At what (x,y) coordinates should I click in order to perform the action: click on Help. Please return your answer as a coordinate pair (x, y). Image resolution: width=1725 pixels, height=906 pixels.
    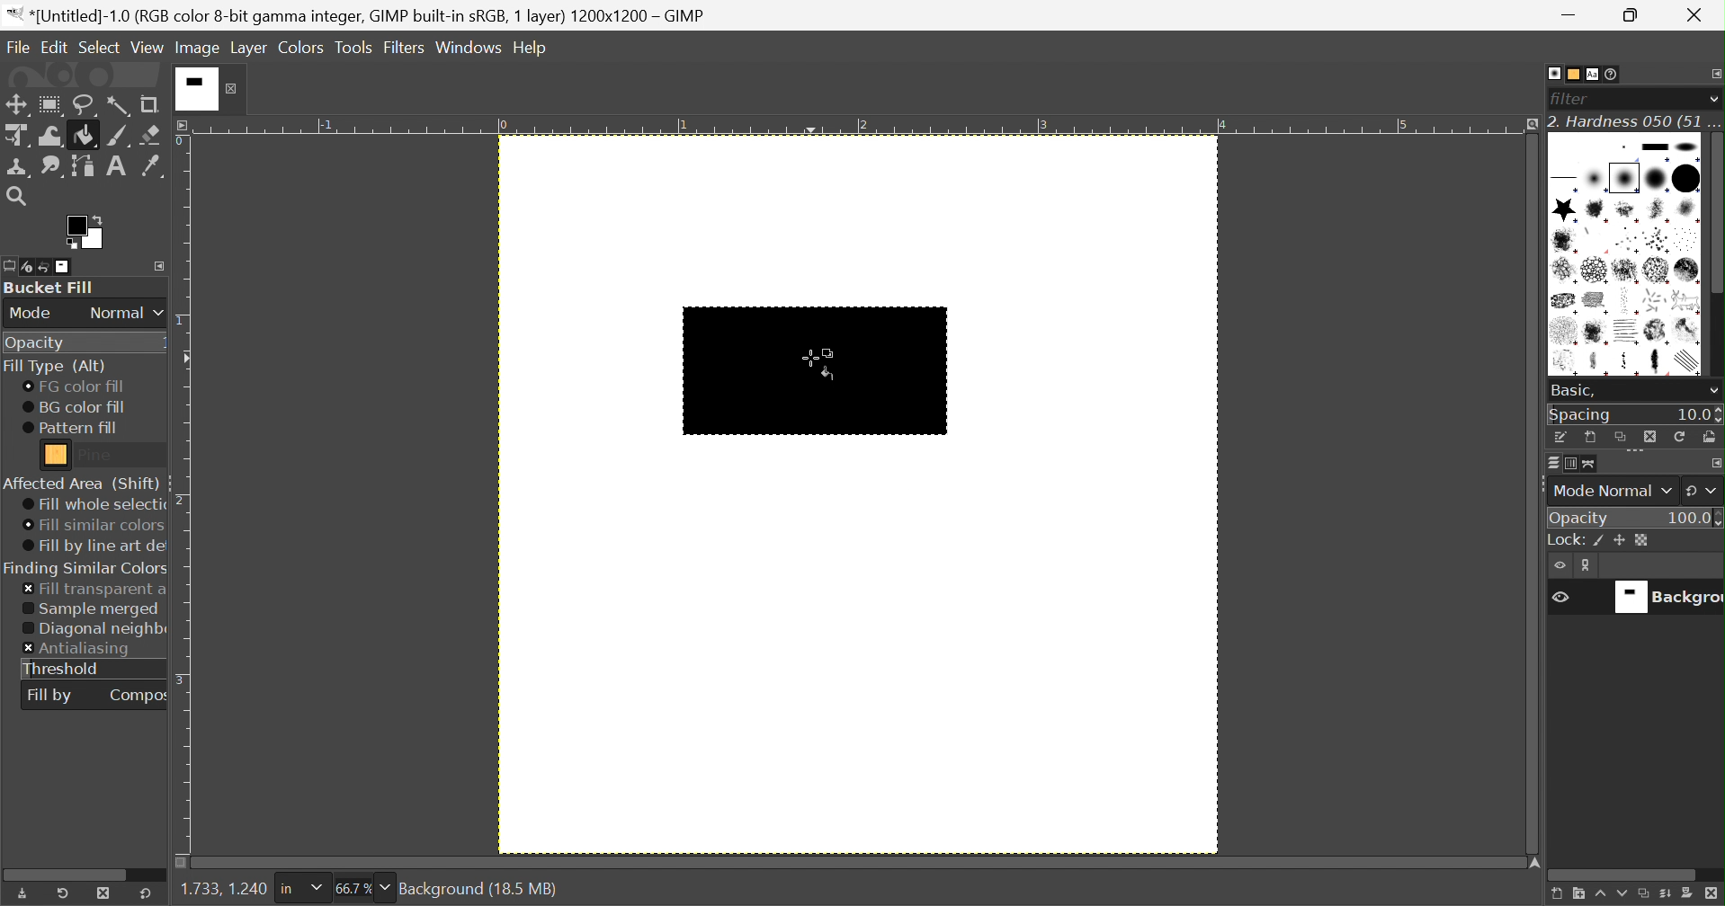
    Looking at the image, I should click on (532, 48).